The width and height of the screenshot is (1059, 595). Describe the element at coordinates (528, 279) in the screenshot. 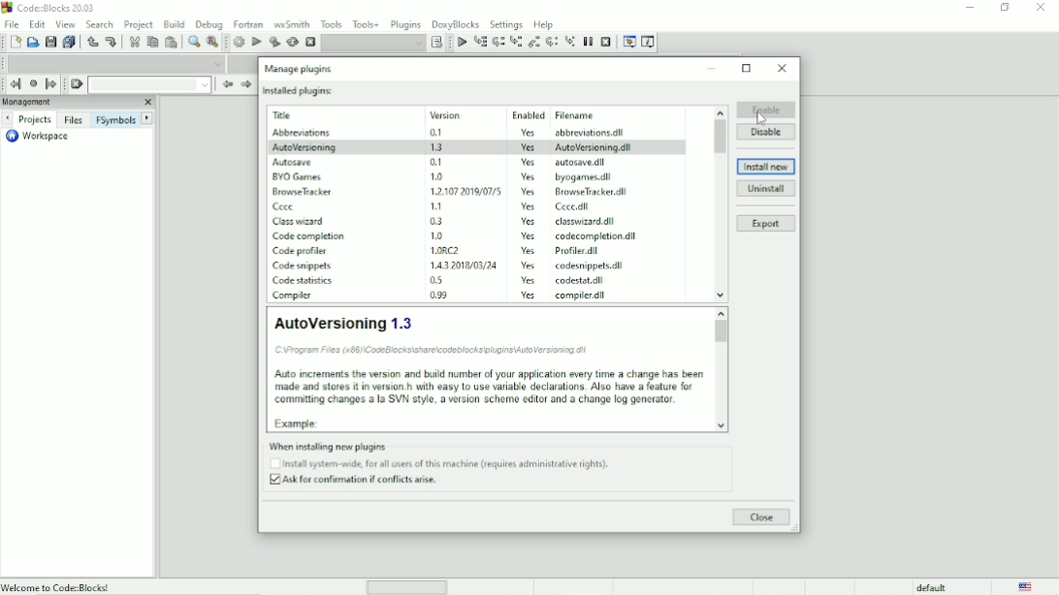

I see `Yes` at that location.